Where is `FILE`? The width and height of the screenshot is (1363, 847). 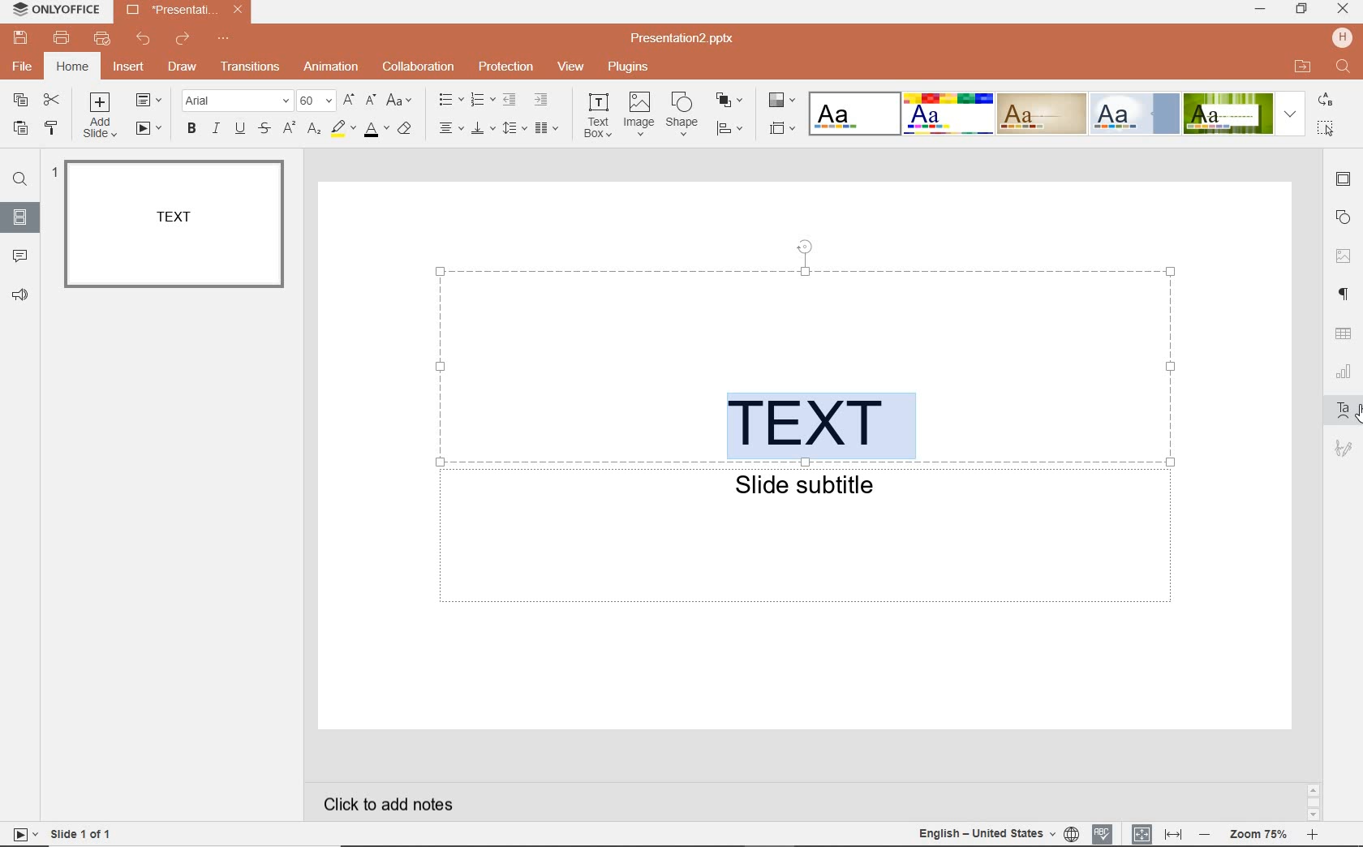 FILE is located at coordinates (23, 68).